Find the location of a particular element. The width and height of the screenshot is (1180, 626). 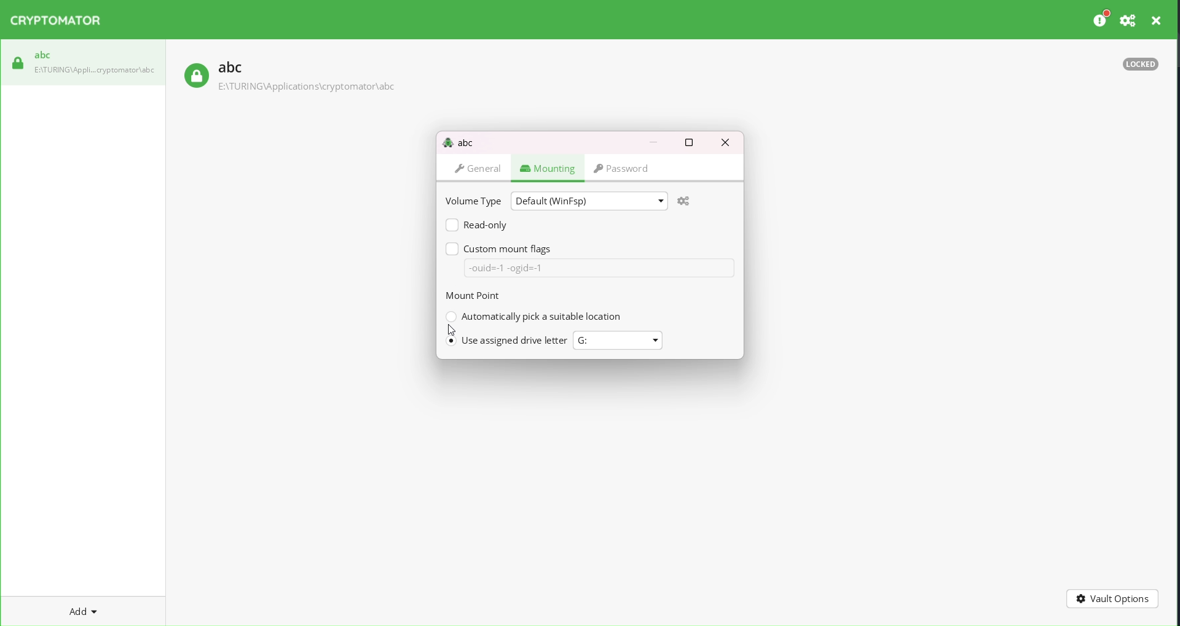

add is located at coordinates (76, 609).